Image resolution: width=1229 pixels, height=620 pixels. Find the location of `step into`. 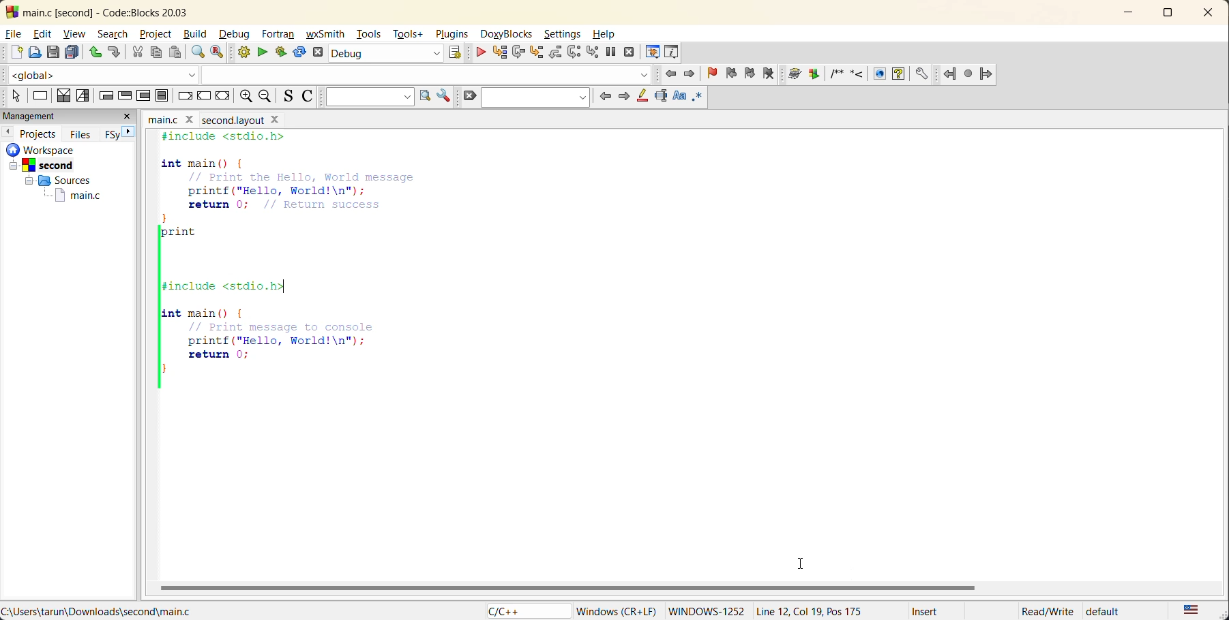

step into is located at coordinates (537, 51).